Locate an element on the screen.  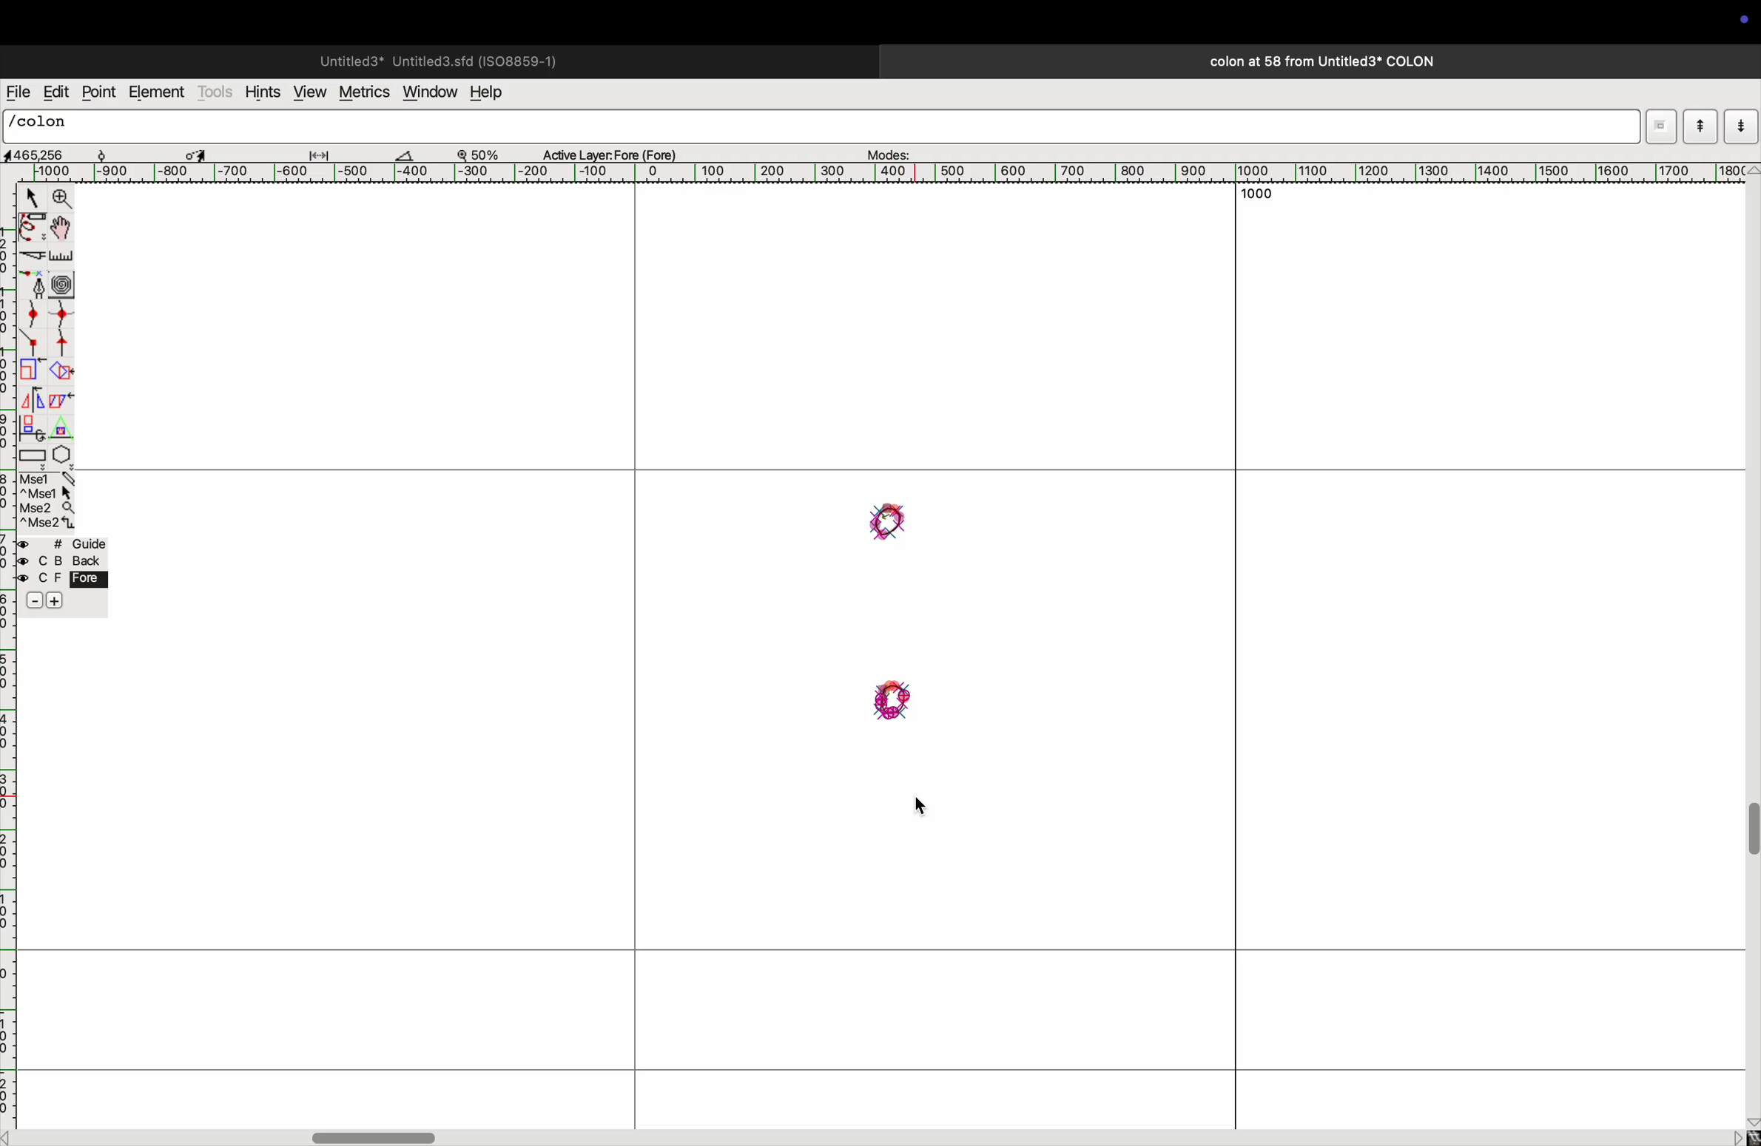
modes is located at coordinates (891, 151).